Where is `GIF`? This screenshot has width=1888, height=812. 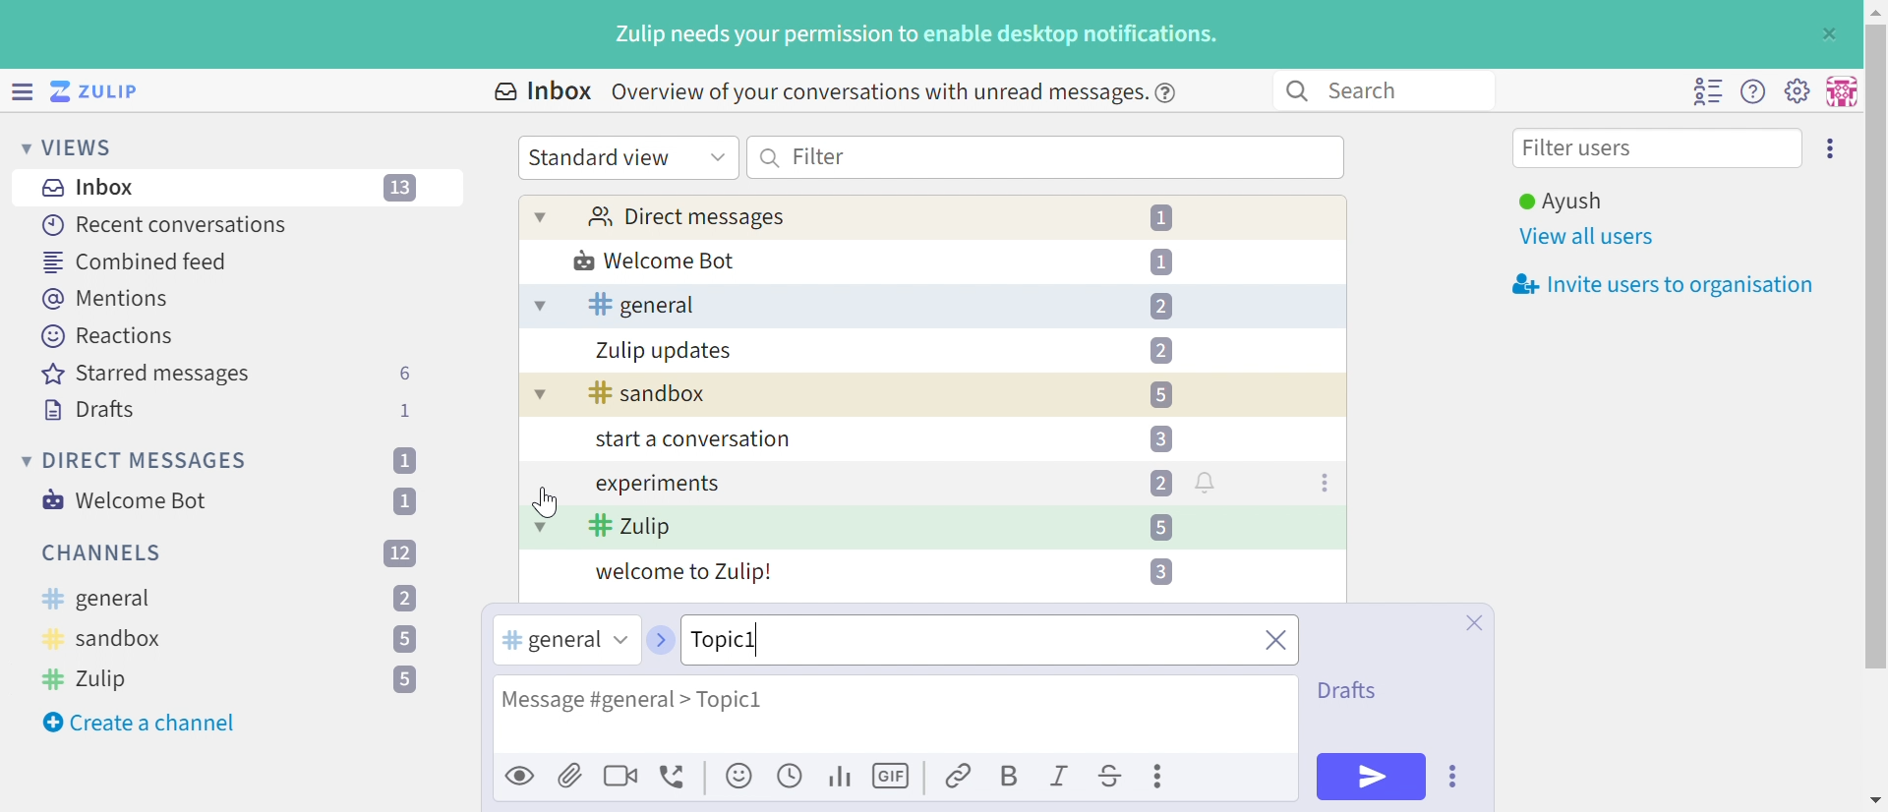
GIF is located at coordinates (894, 777).